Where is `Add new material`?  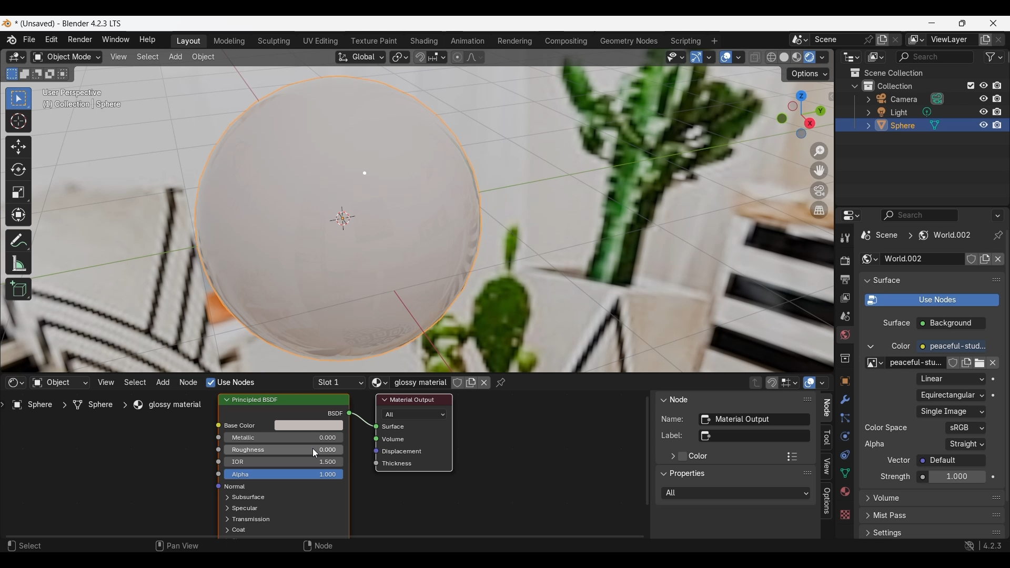
Add new material is located at coordinates (471, 382).